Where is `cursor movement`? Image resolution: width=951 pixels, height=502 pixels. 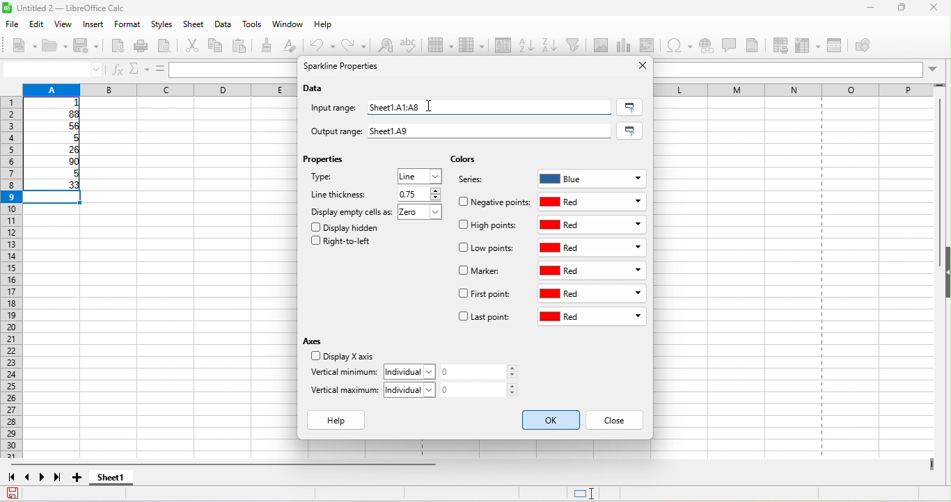 cursor movement is located at coordinates (431, 104).